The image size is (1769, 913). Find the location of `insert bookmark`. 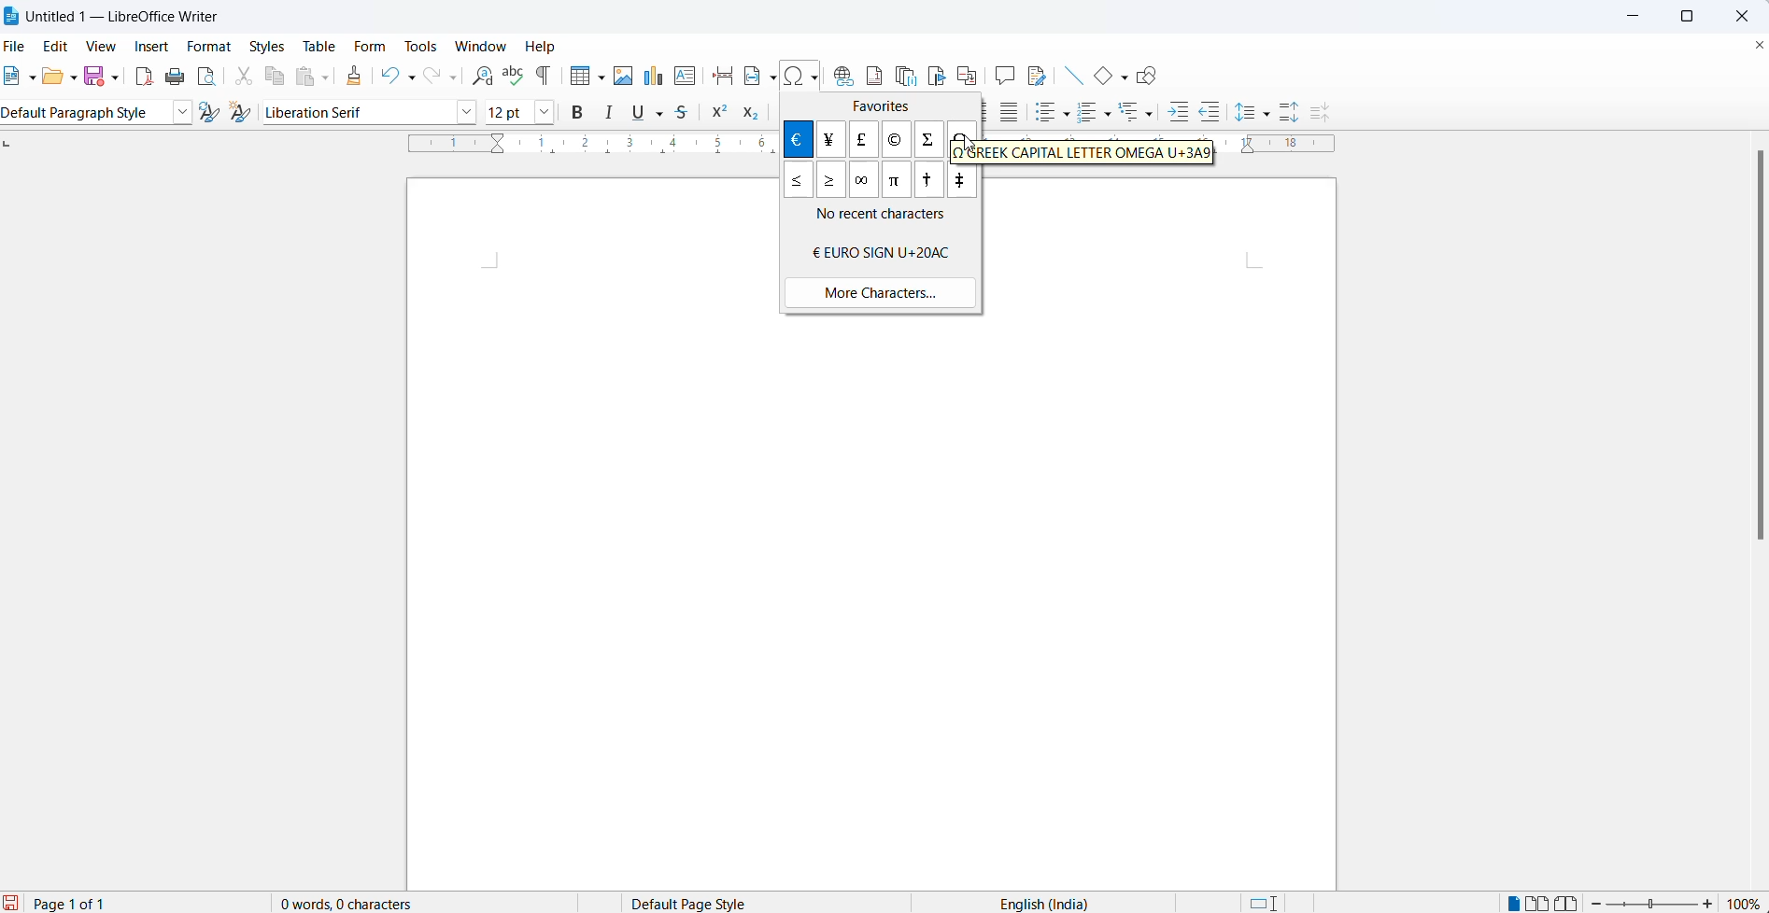

insert bookmark is located at coordinates (938, 74).